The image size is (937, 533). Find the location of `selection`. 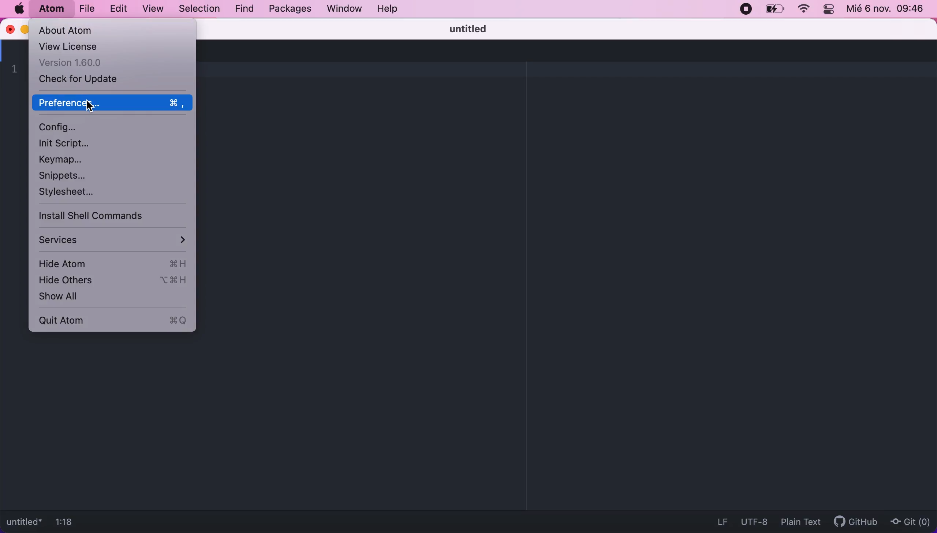

selection is located at coordinates (199, 9).